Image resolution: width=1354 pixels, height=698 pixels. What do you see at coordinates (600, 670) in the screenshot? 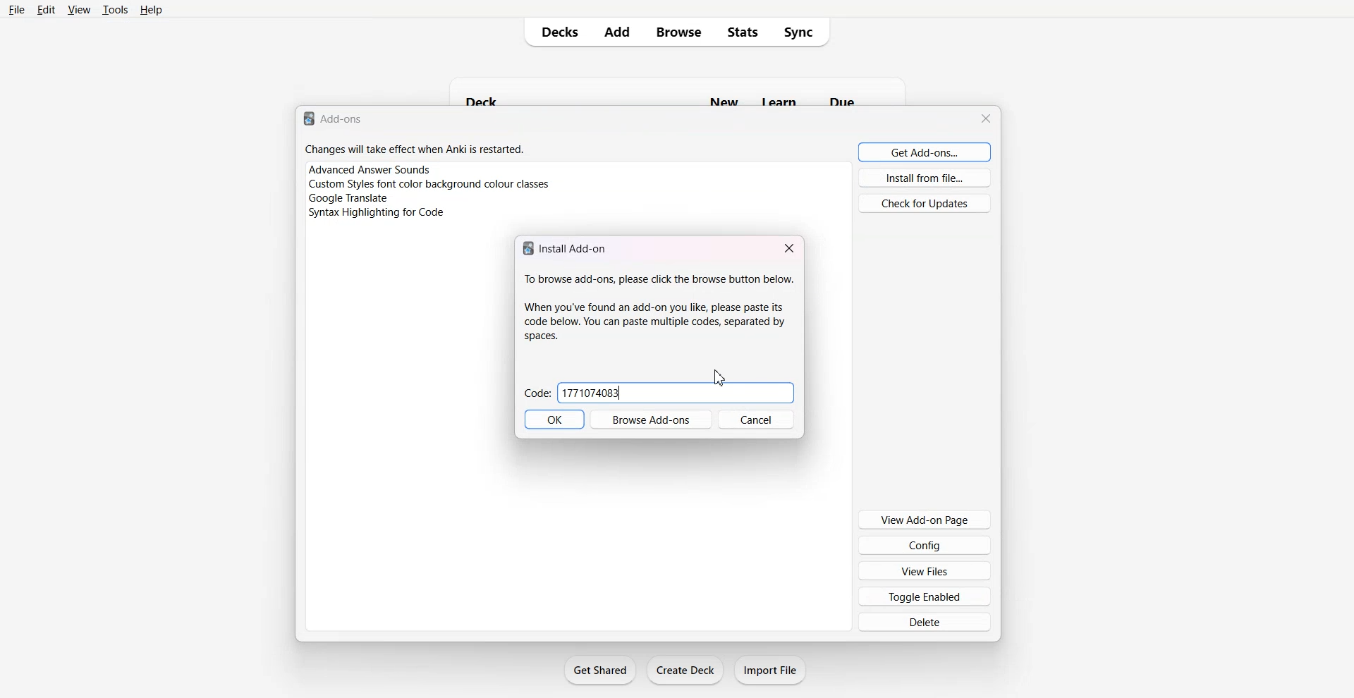
I see `Get Shared` at bounding box center [600, 670].